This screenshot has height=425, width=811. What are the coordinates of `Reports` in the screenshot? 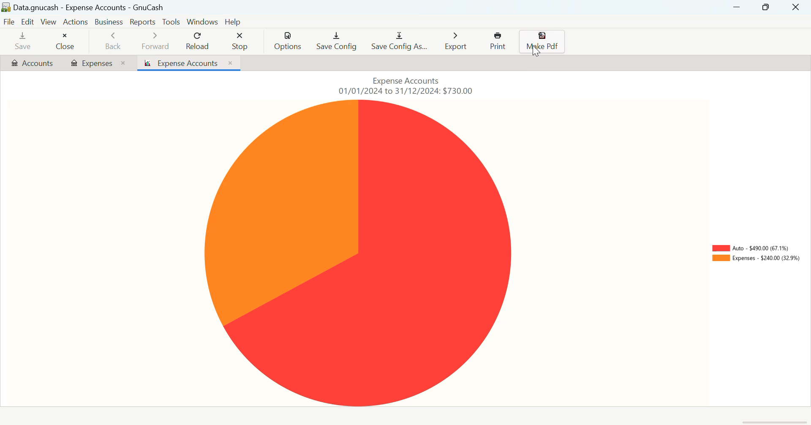 It's located at (142, 22).